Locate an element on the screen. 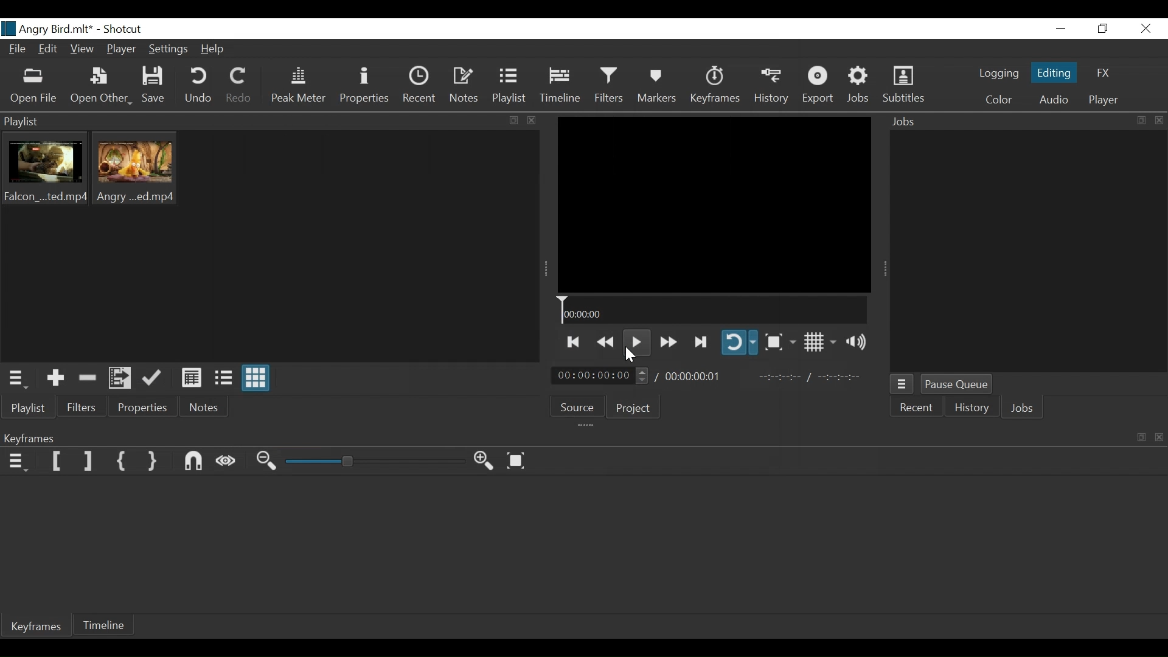  Jobs menu is located at coordinates (903, 384).